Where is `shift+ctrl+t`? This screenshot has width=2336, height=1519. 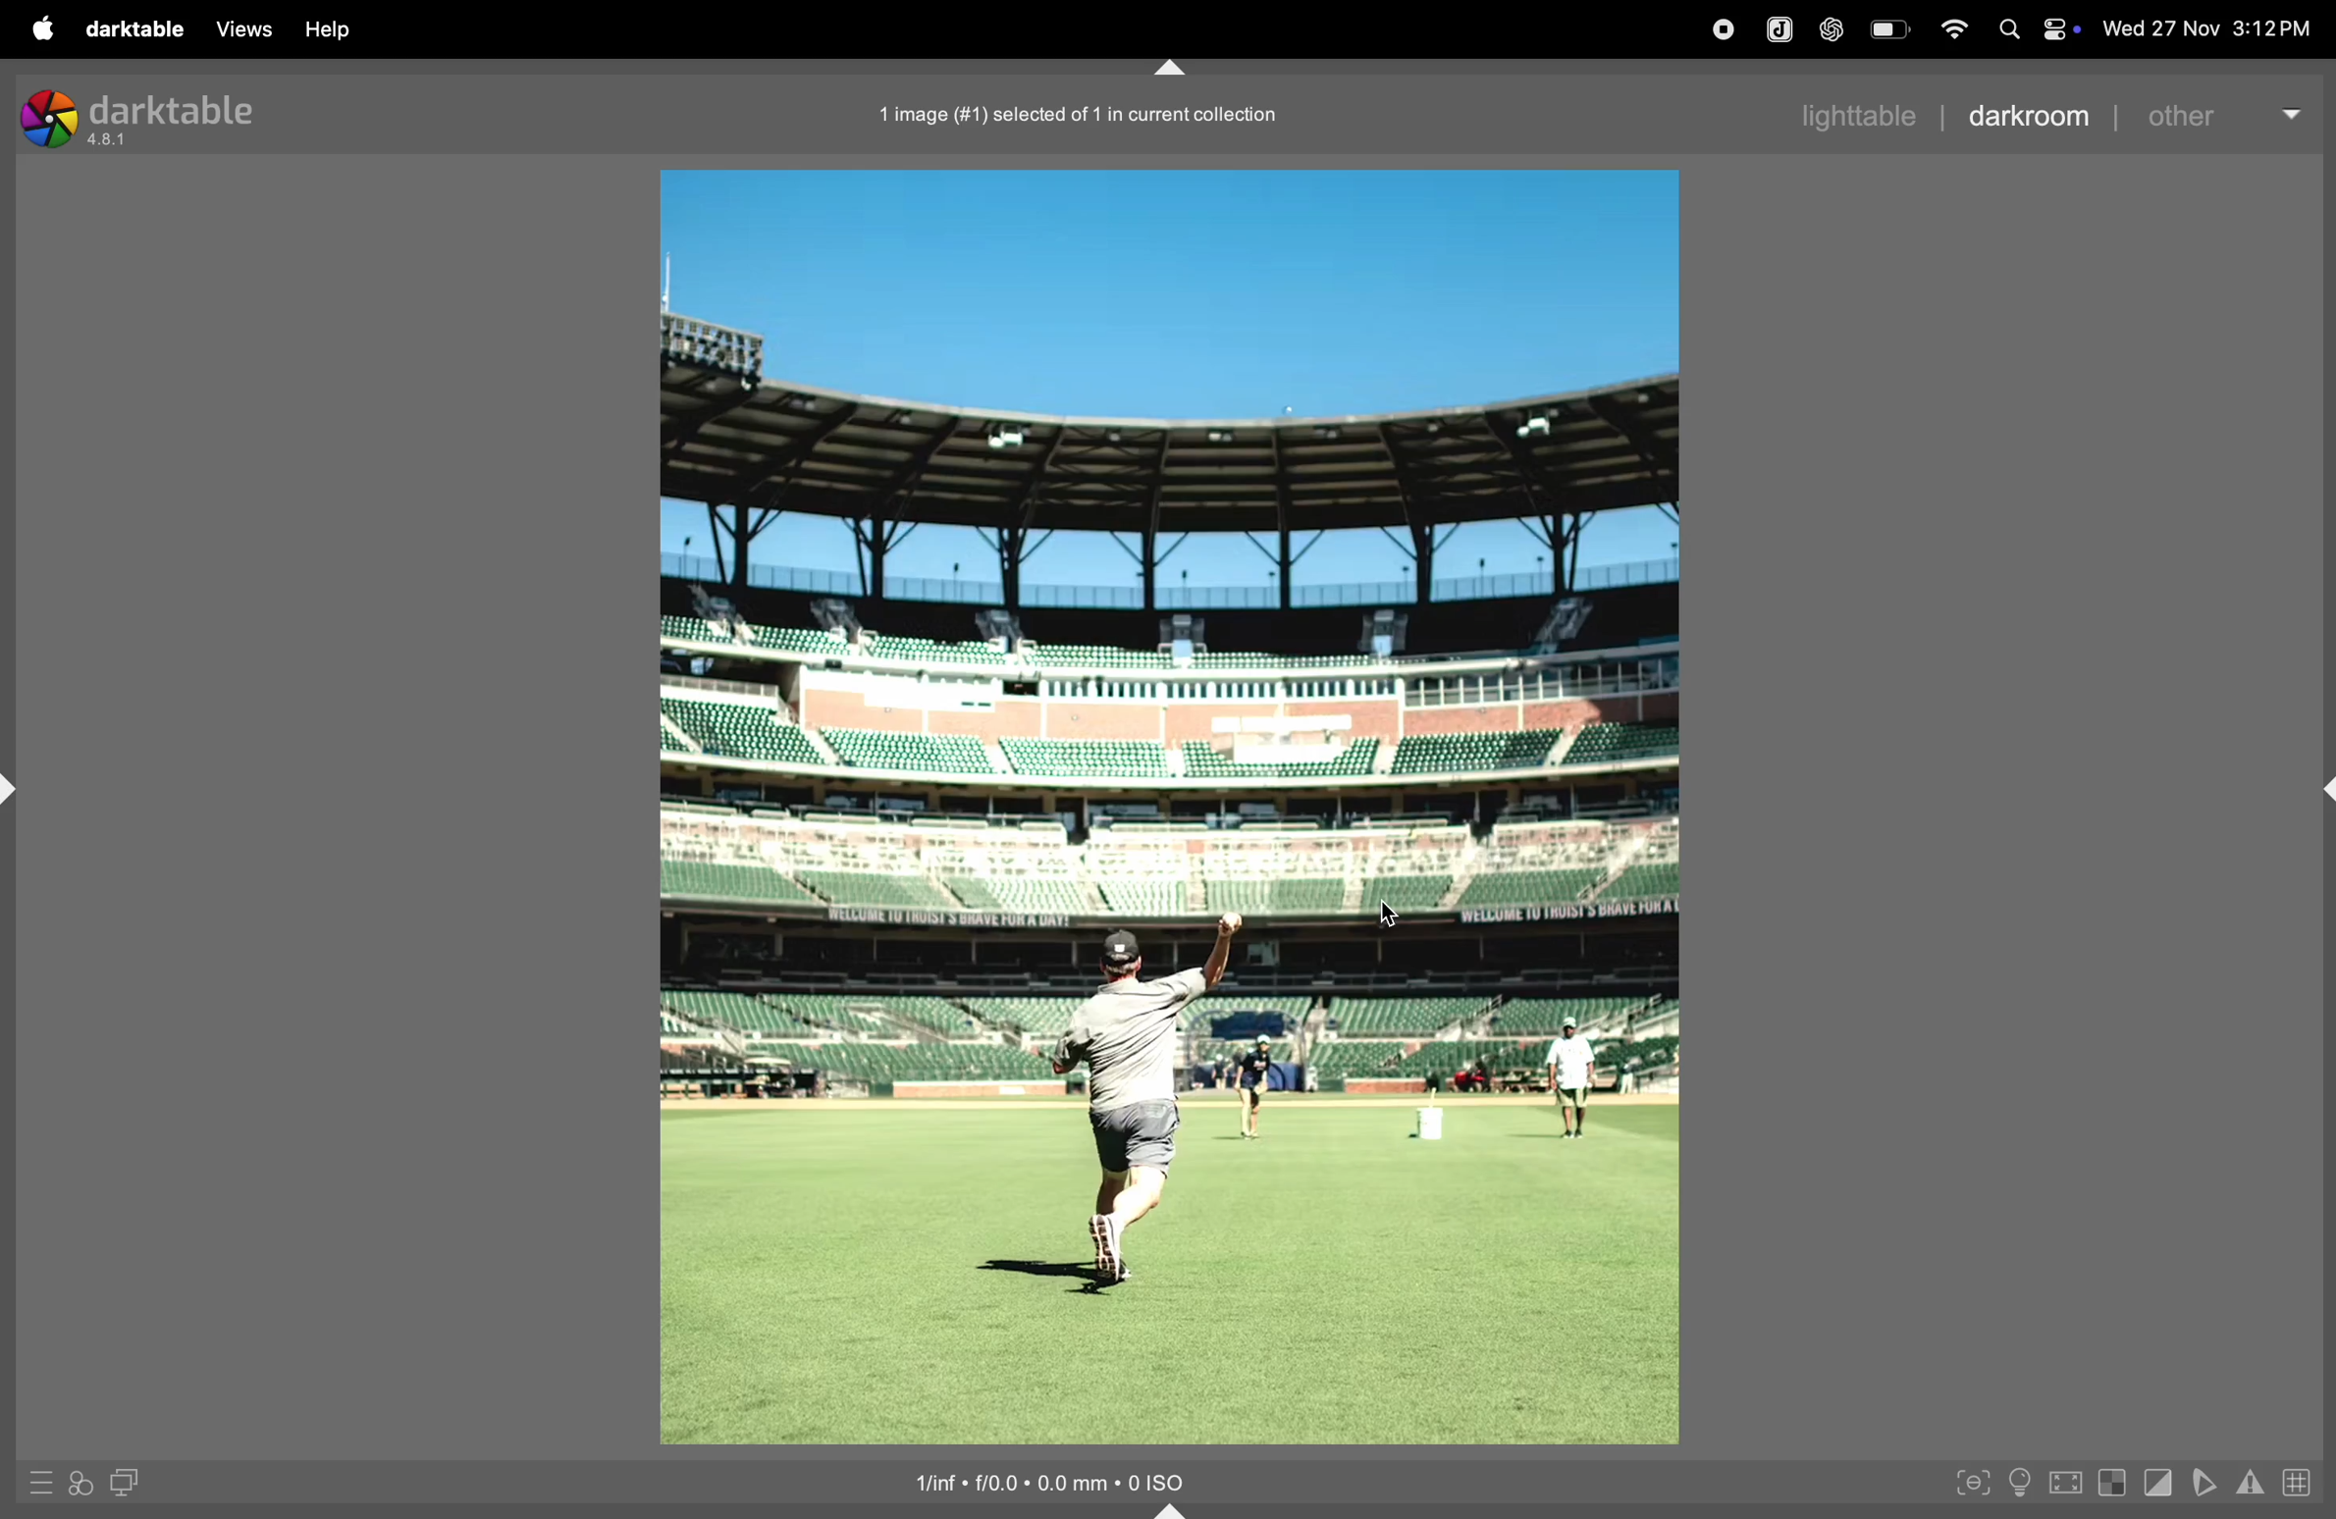
shift+ctrl+t is located at coordinates (1172, 69).